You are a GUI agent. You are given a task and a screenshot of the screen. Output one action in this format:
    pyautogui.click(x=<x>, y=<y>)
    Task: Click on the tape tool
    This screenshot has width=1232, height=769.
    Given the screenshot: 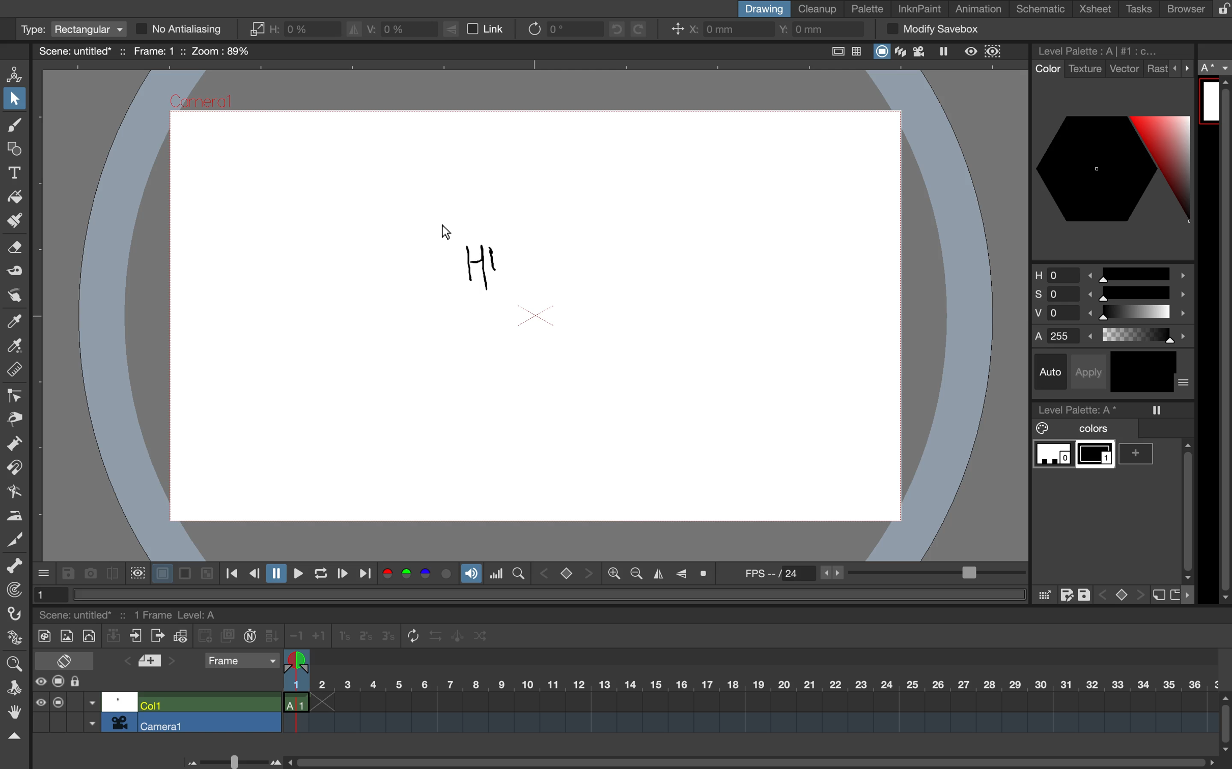 What is the action you would take?
    pyautogui.click(x=12, y=273)
    